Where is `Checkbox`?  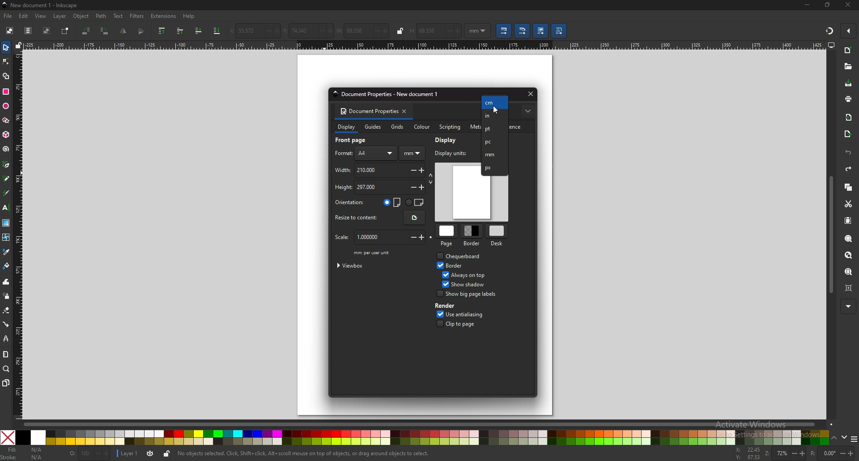 Checkbox is located at coordinates (443, 274).